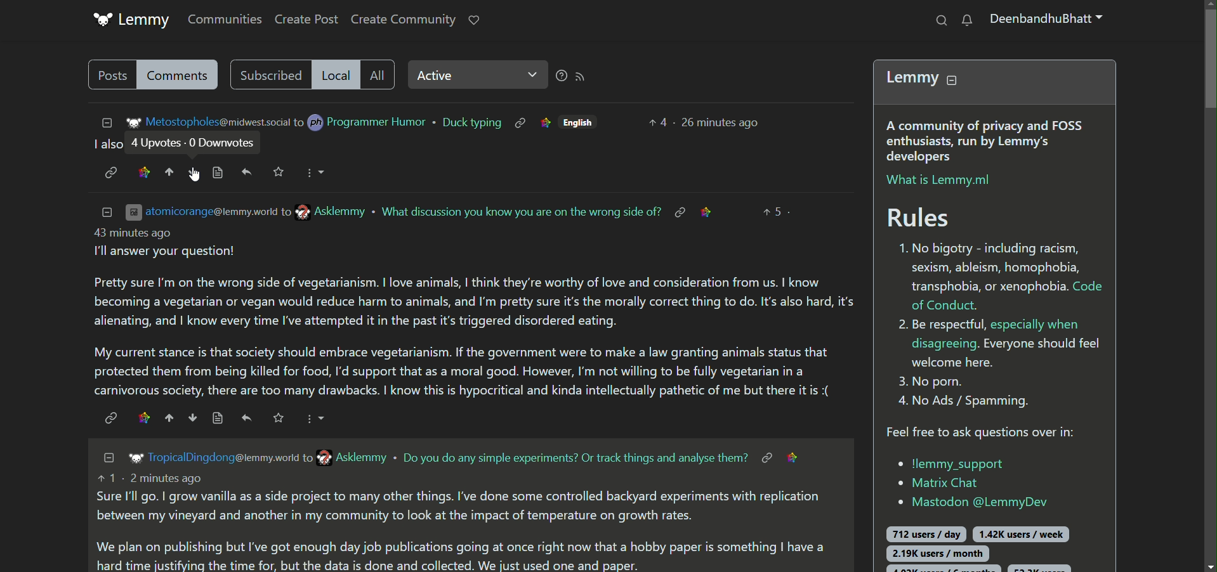 This screenshot has height=572, width=1217. I want to click on highlight, so click(142, 417).